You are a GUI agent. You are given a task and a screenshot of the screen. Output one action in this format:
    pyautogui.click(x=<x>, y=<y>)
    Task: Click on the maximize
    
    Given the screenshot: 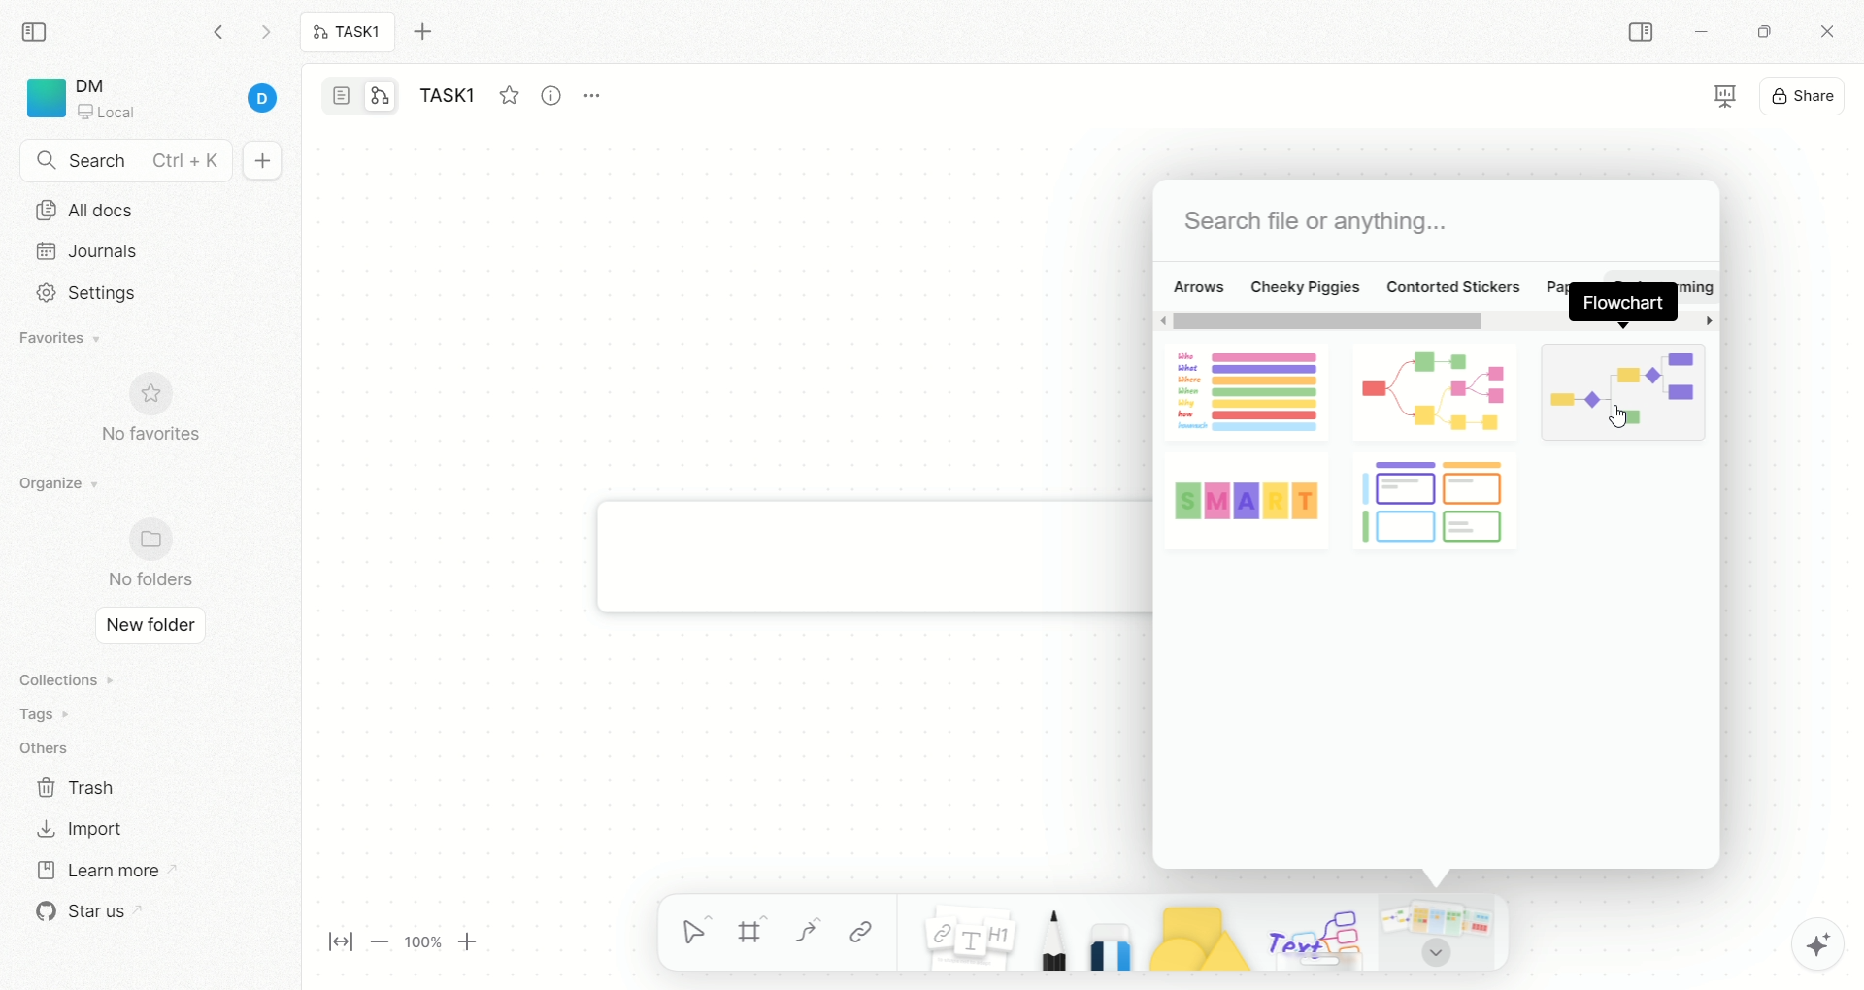 What is the action you would take?
    pyautogui.click(x=1758, y=30)
    